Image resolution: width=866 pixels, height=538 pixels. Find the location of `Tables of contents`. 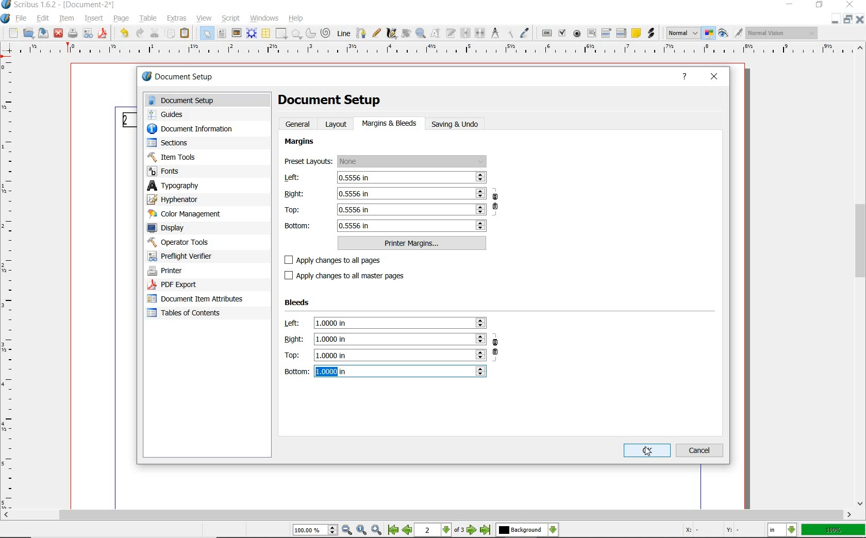

Tables of contents is located at coordinates (191, 313).